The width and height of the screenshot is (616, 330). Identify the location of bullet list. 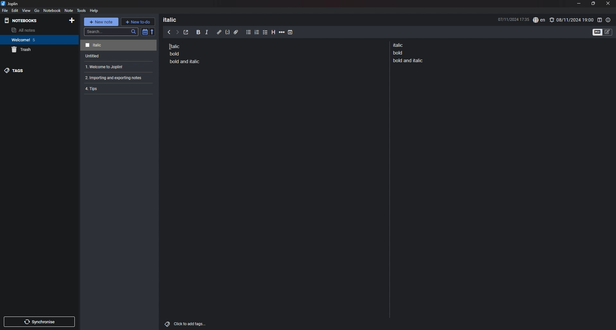
(248, 32).